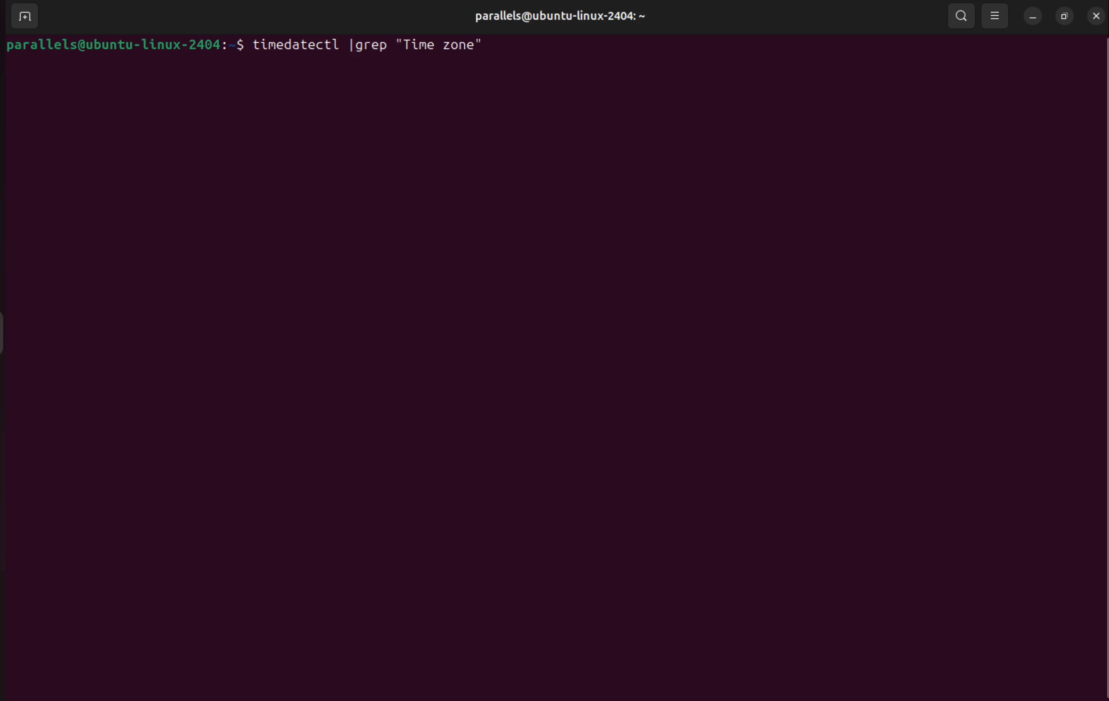 The width and height of the screenshot is (1109, 701). Describe the element at coordinates (1066, 17) in the screenshot. I see `resize` at that location.